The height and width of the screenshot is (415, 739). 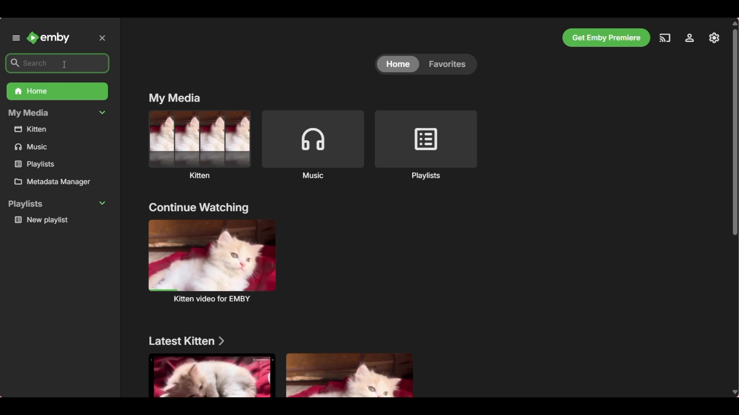 I want to click on Playlists, so click(x=58, y=204).